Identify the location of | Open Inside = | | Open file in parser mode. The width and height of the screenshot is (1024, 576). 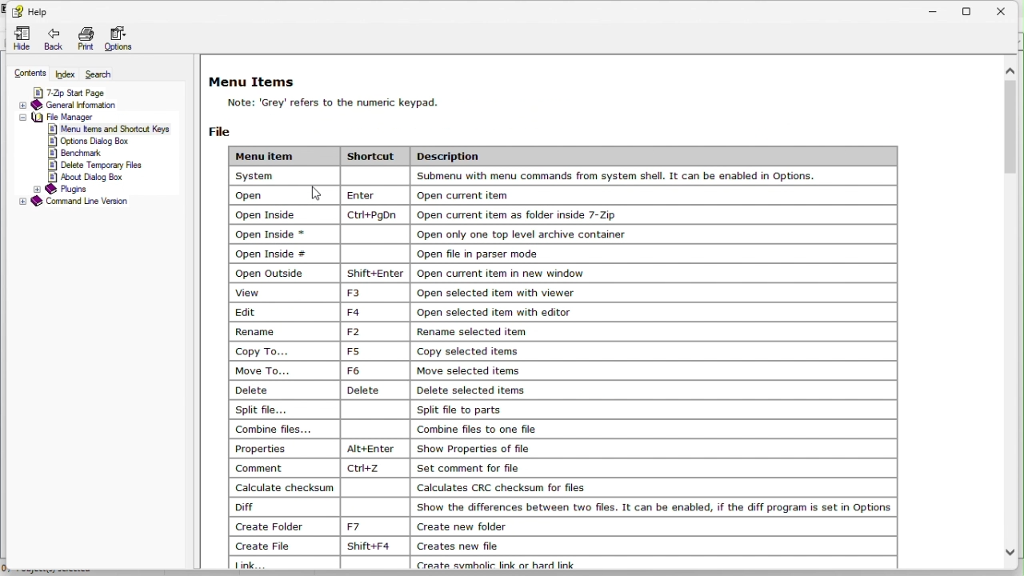
(390, 251).